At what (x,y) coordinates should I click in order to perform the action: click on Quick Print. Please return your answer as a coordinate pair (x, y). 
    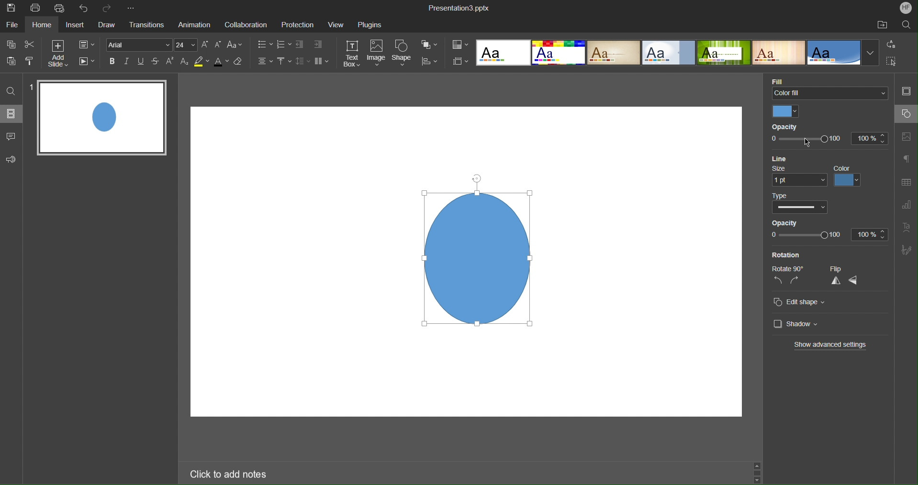
    Looking at the image, I should click on (59, 8).